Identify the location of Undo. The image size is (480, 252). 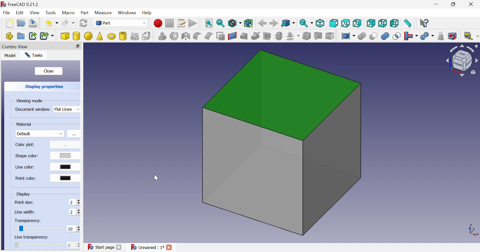
(52, 23).